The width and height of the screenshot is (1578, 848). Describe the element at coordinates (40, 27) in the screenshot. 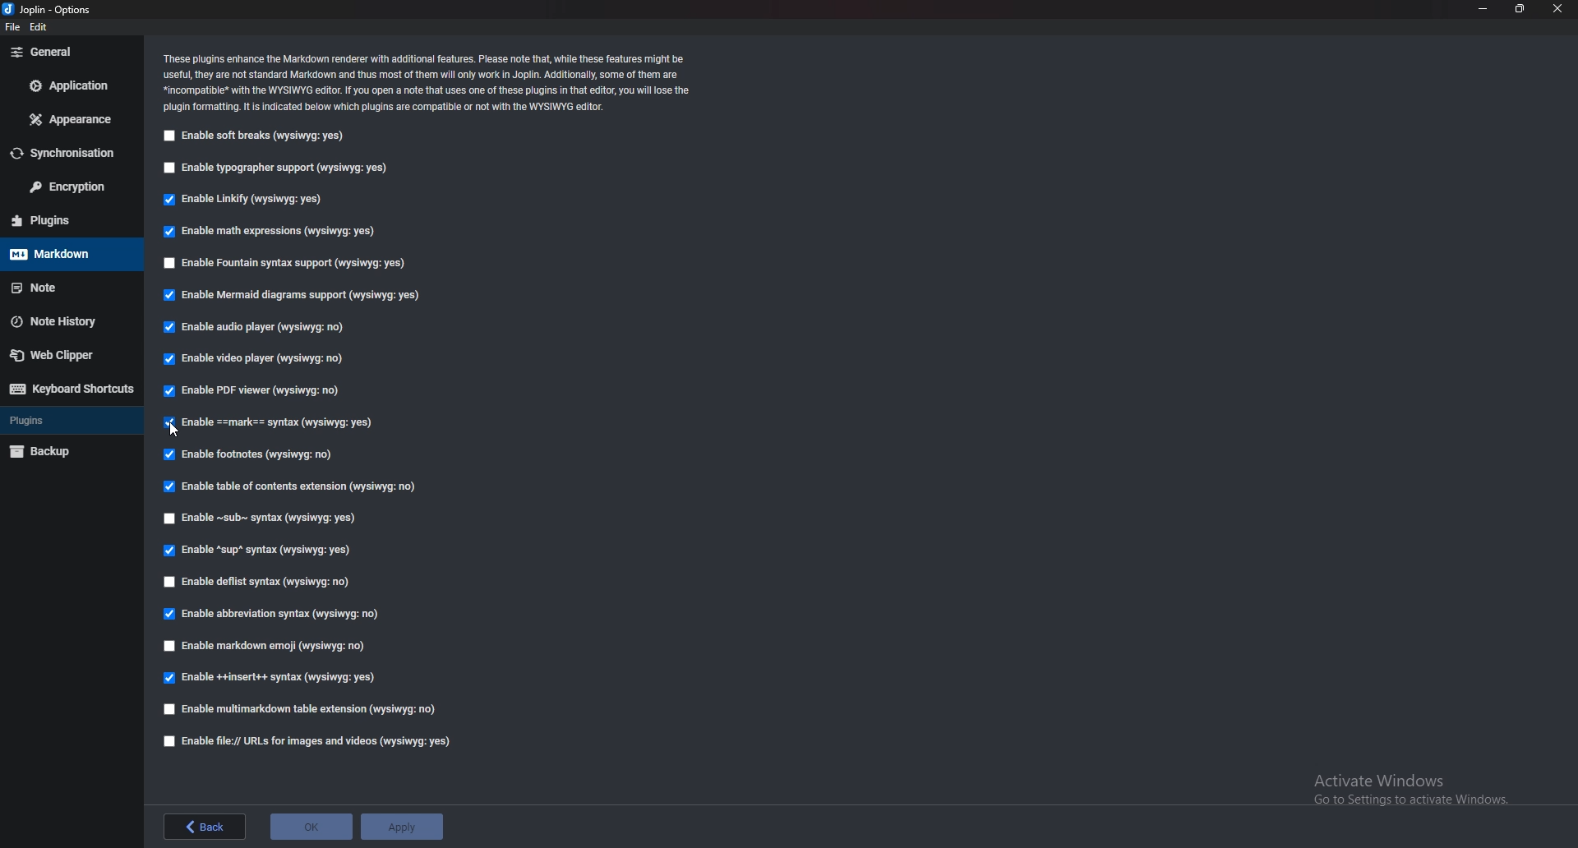

I see `edit` at that location.